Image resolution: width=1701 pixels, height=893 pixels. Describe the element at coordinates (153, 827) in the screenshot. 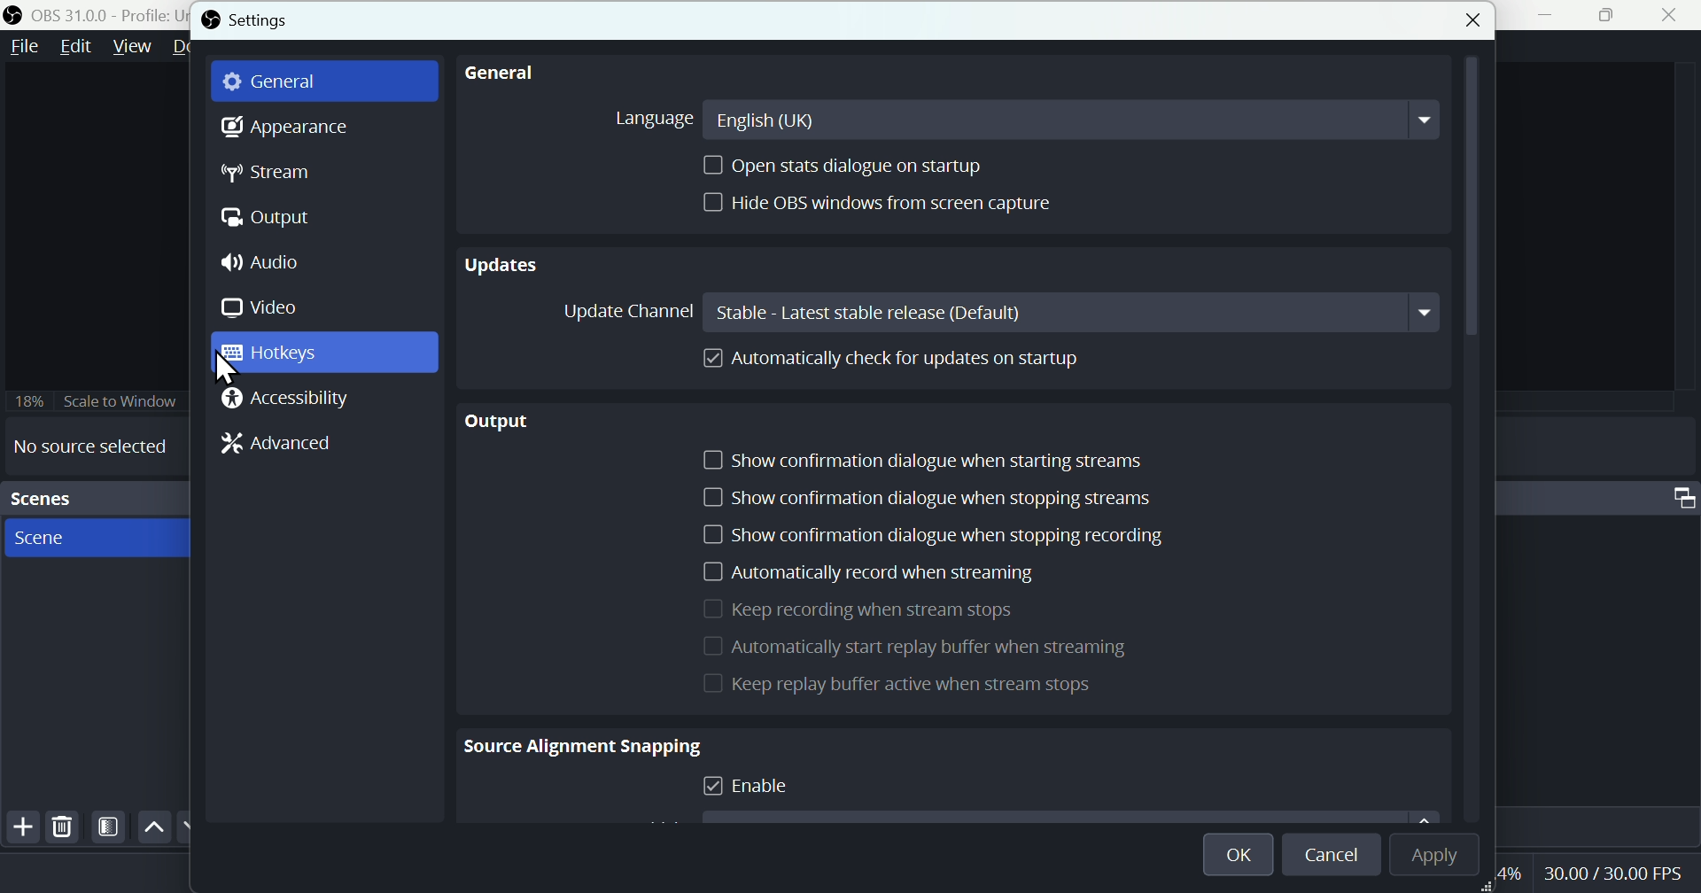

I see `up` at that location.